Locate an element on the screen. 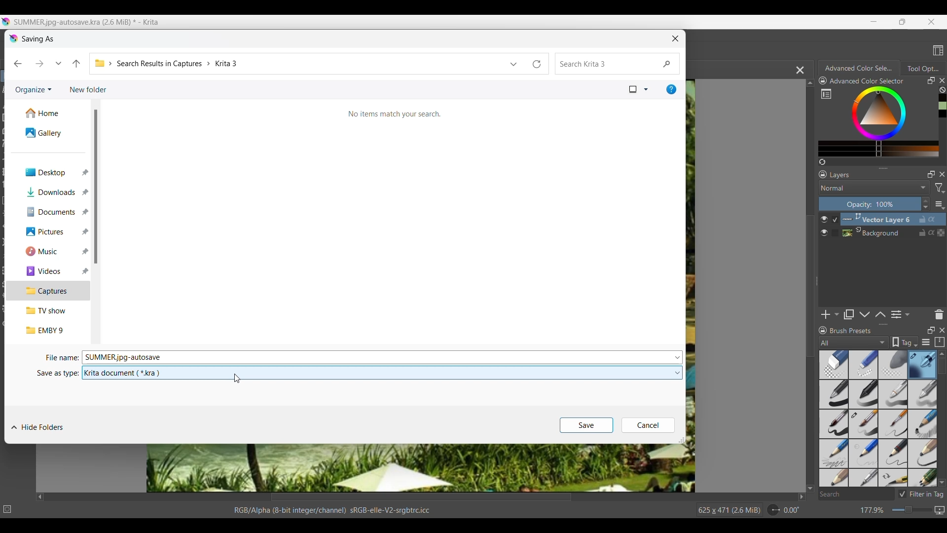 Image resolution: width=947 pixels, height=533 pixels. Search box is located at coordinates (856, 494).